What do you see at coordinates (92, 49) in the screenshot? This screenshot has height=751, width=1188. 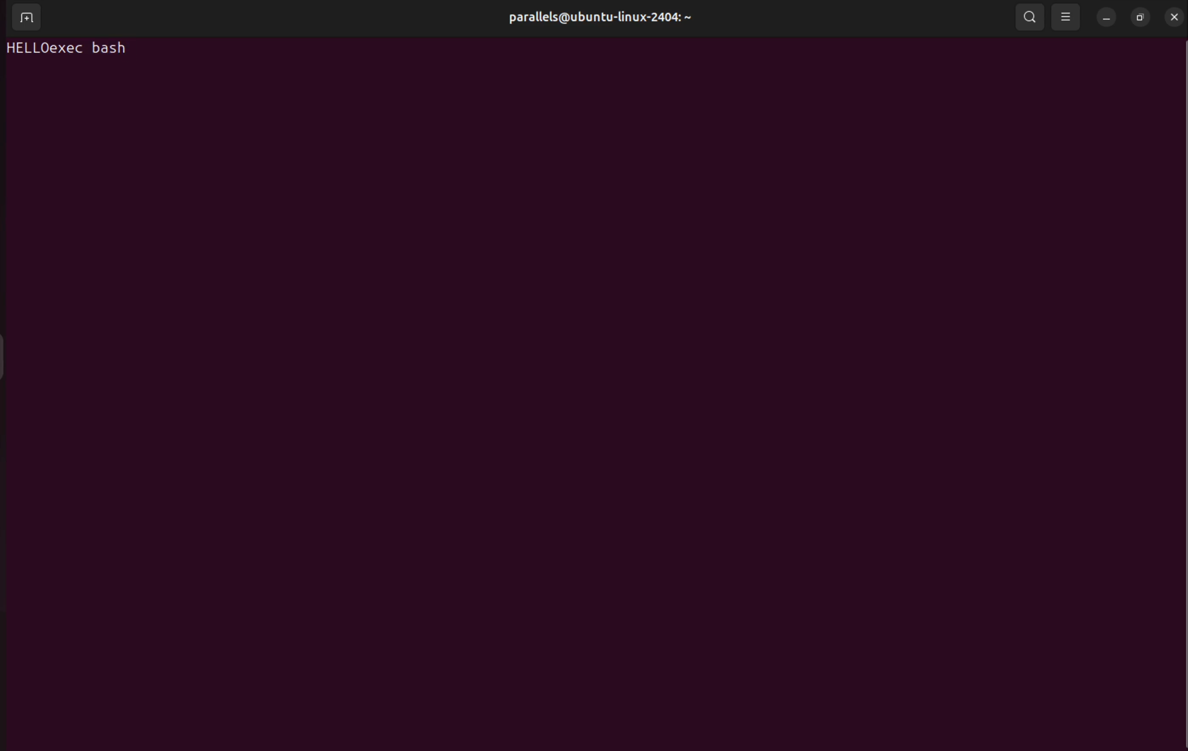 I see `exec bash` at bounding box center [92, 49].